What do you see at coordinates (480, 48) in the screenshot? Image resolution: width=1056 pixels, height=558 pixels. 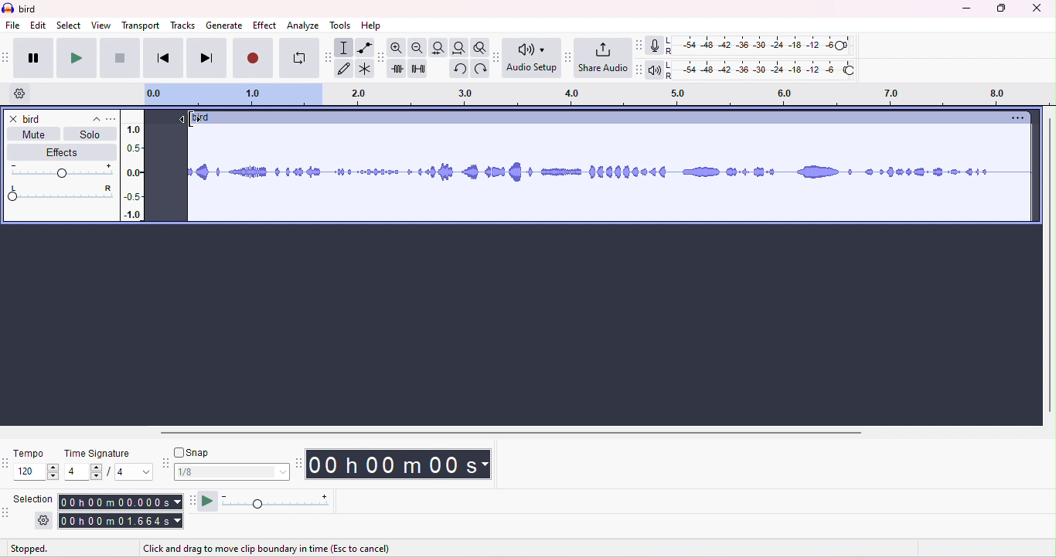 I see `toggle zoom` at bounding box center [480, 48].